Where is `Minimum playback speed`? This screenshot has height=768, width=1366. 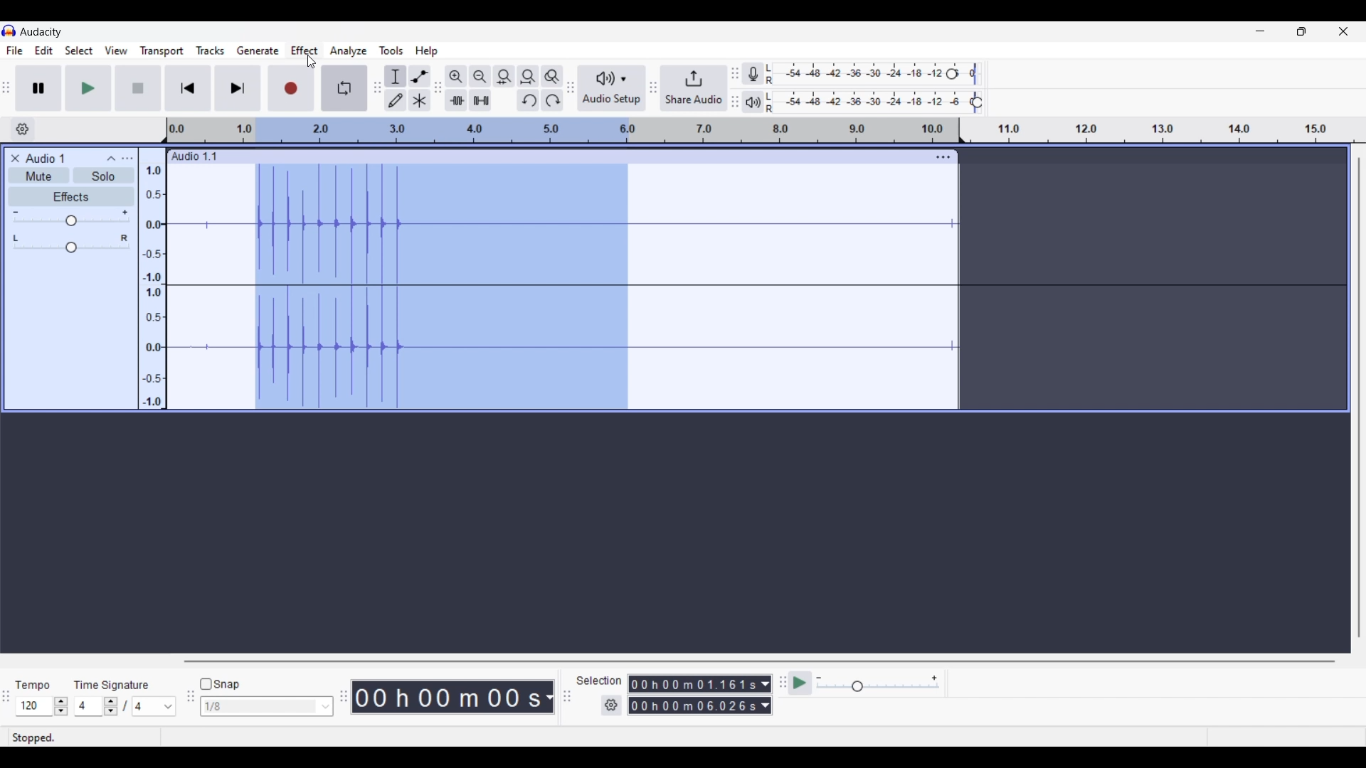 Minimum playback speed is located at coordinates (819, 678).